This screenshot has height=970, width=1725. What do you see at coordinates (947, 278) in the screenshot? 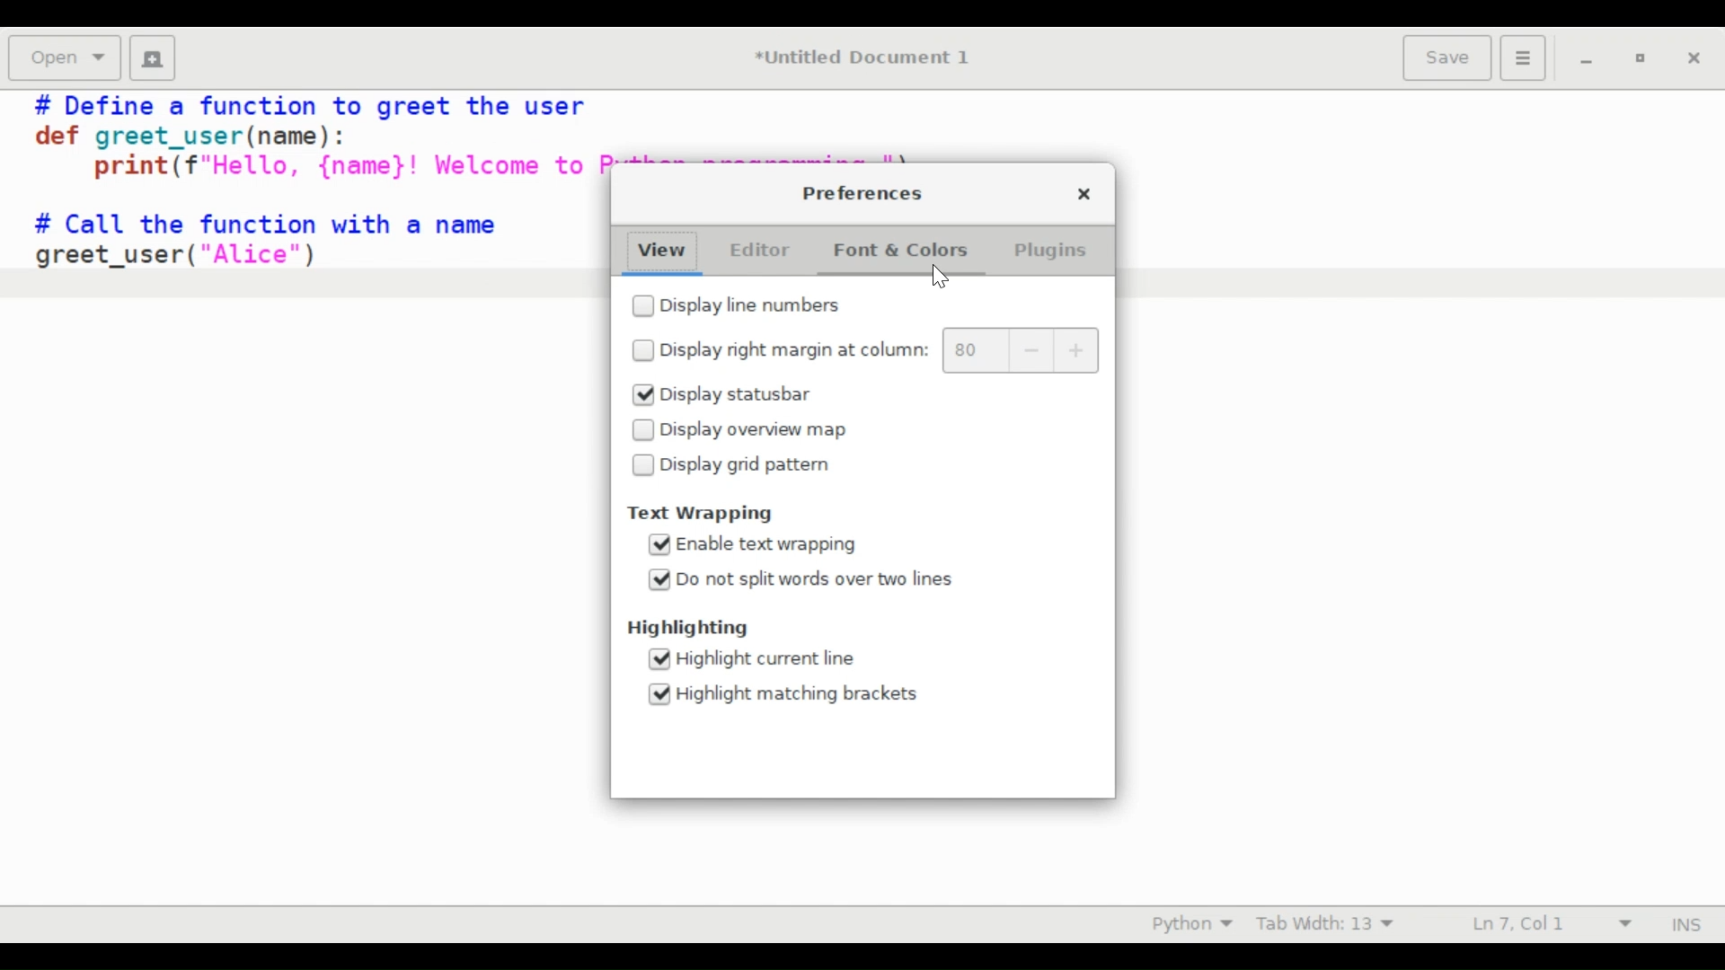
I see `Cursor` at bounding box center [947, 278].